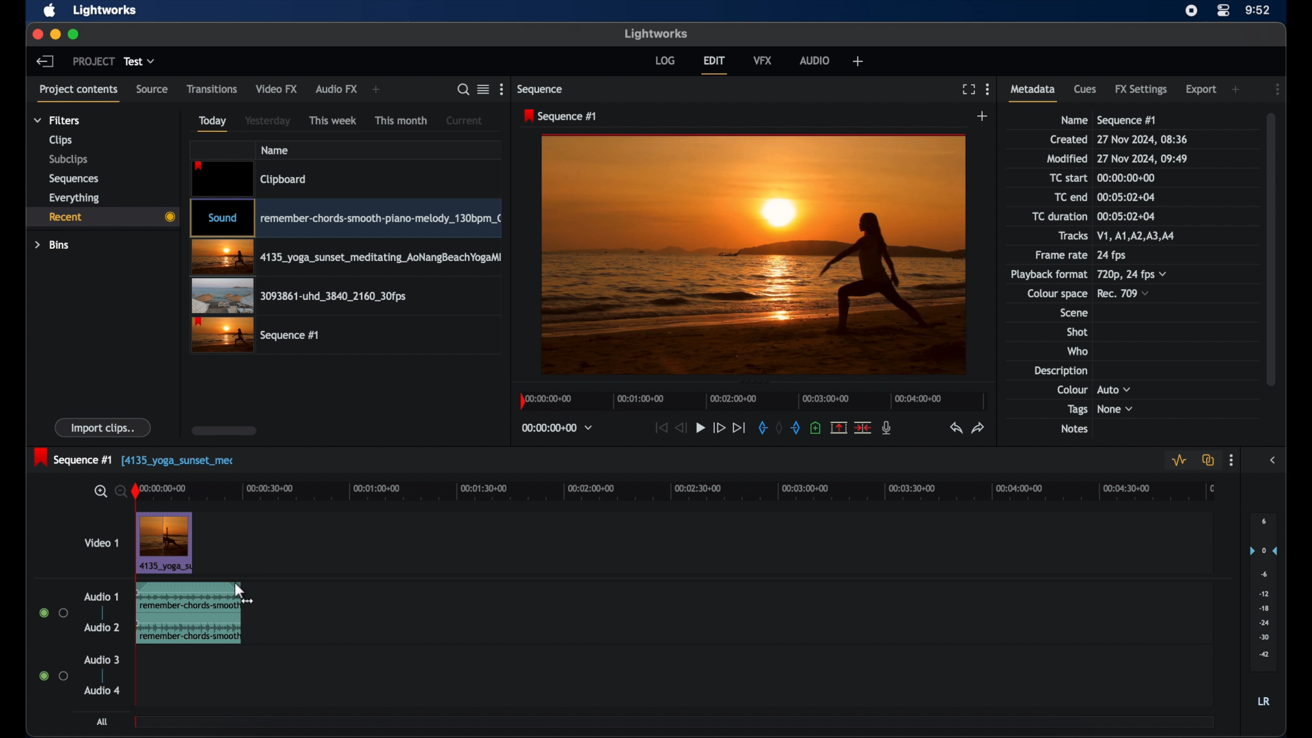  What do you see at coordinates (53, 245) in the screenshot?
I see `bins` at bounding box center [53, 245].